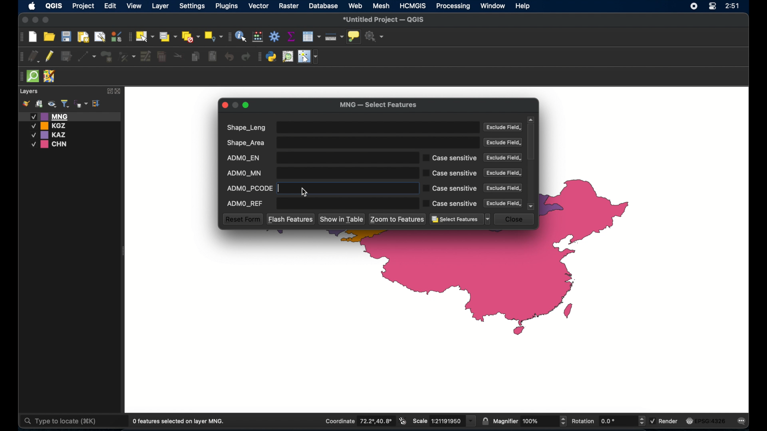 The image size is (767, 431). What do you see at coordinates (68, 57) in the screenshot?
I see `save edits` at bounding box center [68, 57].